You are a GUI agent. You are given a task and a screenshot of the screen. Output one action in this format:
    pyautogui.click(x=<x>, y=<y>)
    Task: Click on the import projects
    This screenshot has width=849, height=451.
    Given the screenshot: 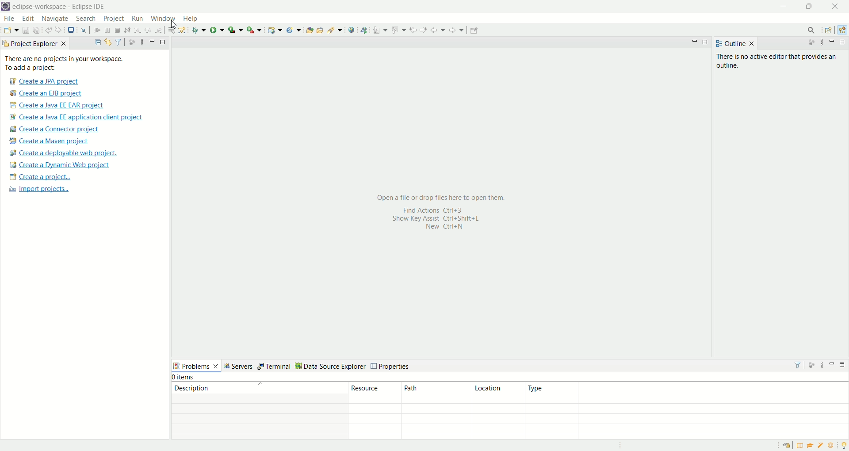 What is the action you would take?
    pyautogui.click(x=44, y=192)
    